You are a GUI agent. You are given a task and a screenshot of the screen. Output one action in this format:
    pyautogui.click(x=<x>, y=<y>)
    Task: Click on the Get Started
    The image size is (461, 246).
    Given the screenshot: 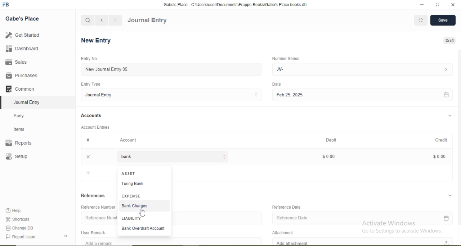 What is the action you would take?
    pyautogui.click(x=22, y=35)
    